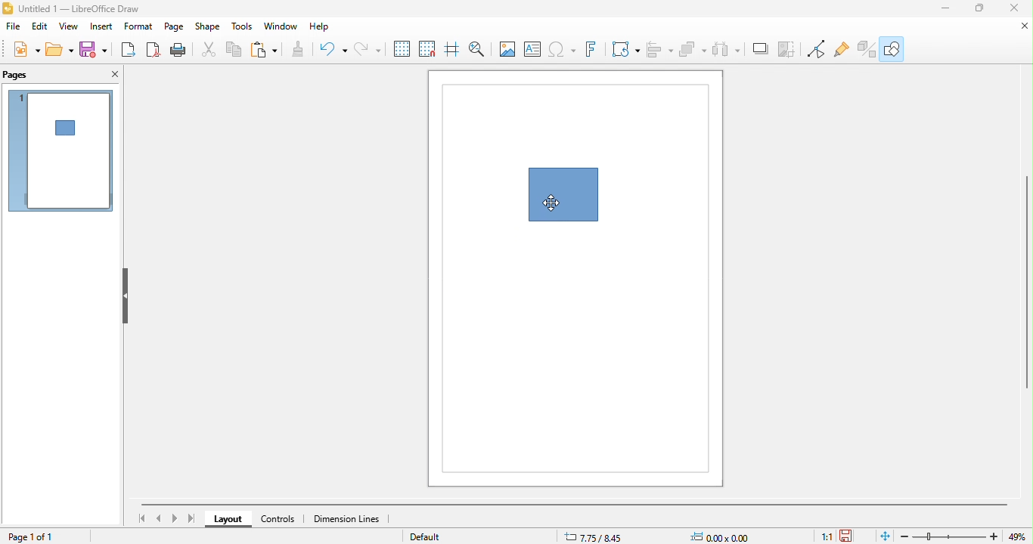 Image resolution: width=1033 pixels, height=544 pixels. I want to click on view, so click(70, 27).